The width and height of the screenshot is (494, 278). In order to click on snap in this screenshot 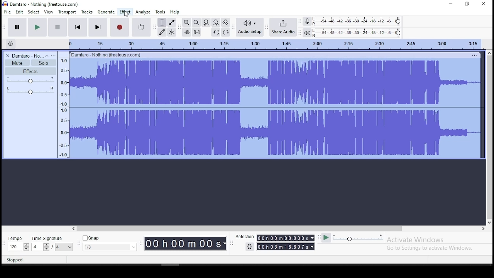, I will do `click(110, 237)`.